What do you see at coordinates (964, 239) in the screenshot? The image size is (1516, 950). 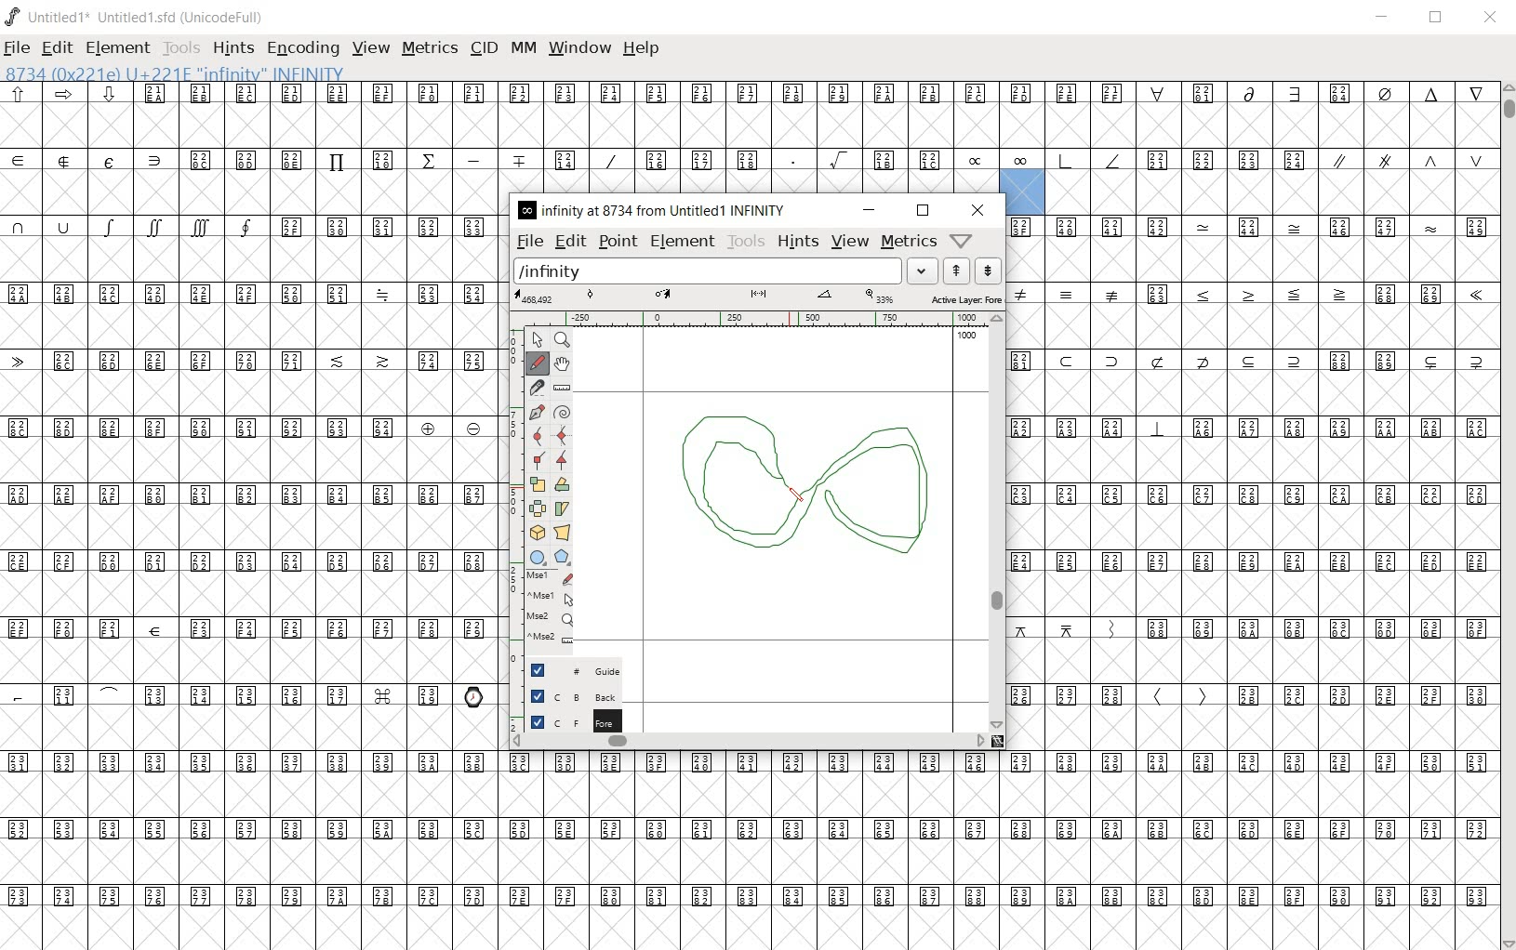 I see `help/window` at bounding box center [964, 239].